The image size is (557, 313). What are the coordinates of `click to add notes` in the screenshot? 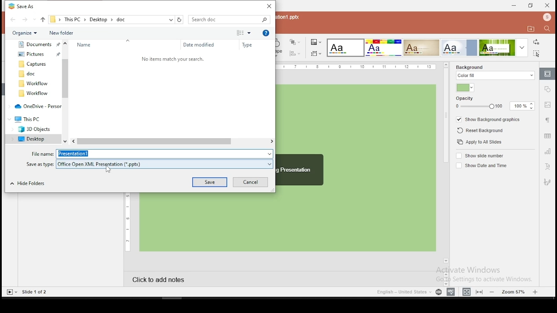 It's located at (189, 280).